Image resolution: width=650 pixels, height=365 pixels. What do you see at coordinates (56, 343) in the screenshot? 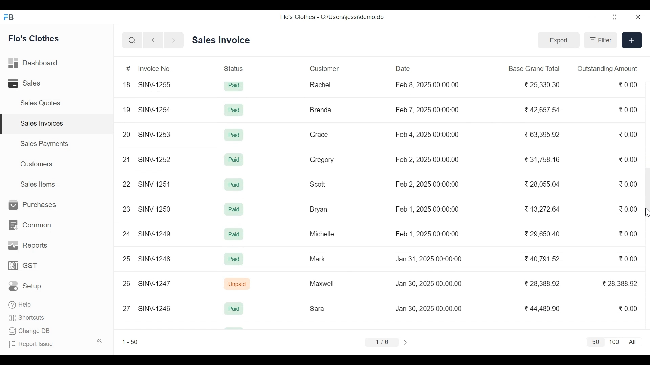
I see `| Report Issue` at bounding box center [56, 343].